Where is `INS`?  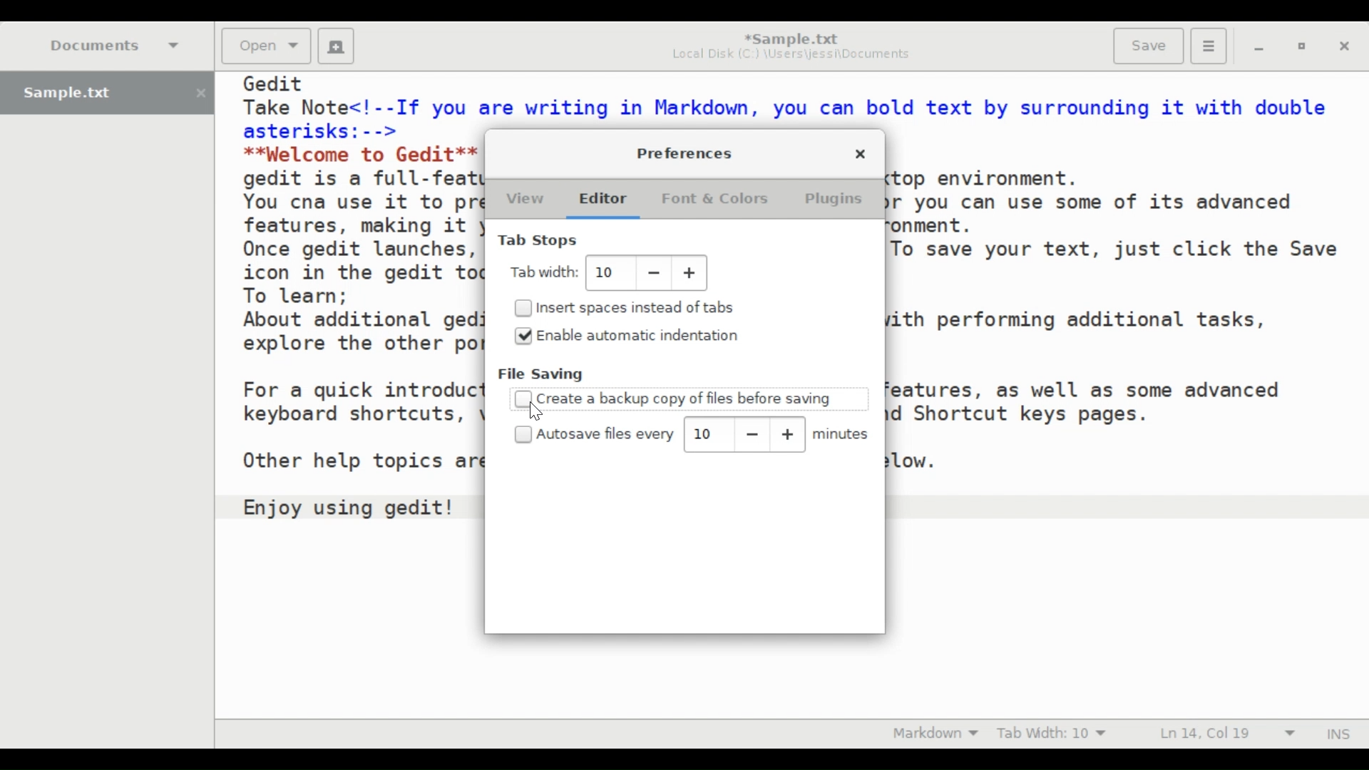
INS is located at coordinates (1337, 732).